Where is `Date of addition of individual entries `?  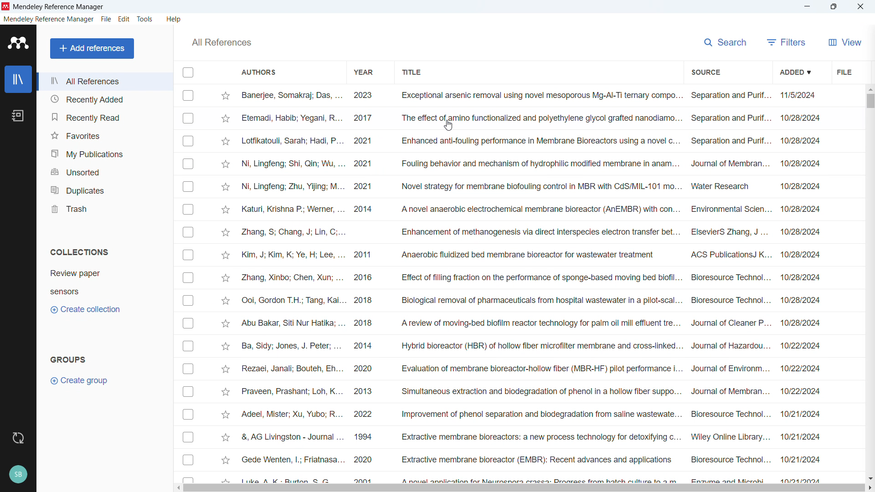
Date of addition of individual entries  is located at coordinates (801, 286).